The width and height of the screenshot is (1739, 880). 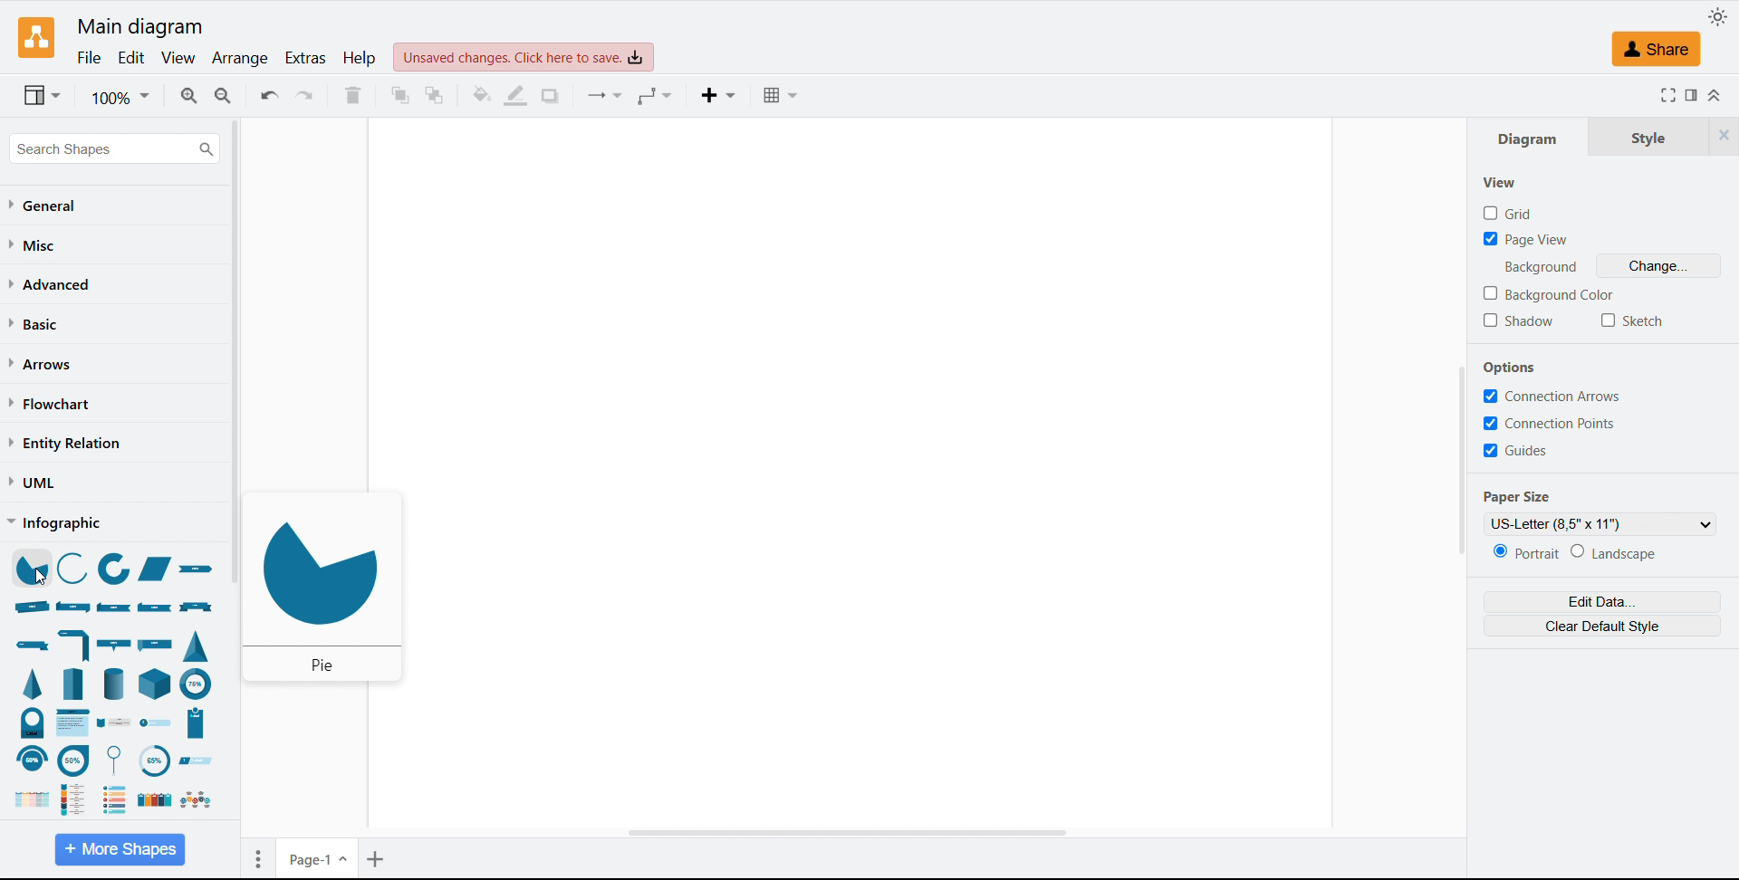 What do you see at coordinates (377, 856) in the screenshot?
I see `Add pages ` at bounding box center [377, 856].